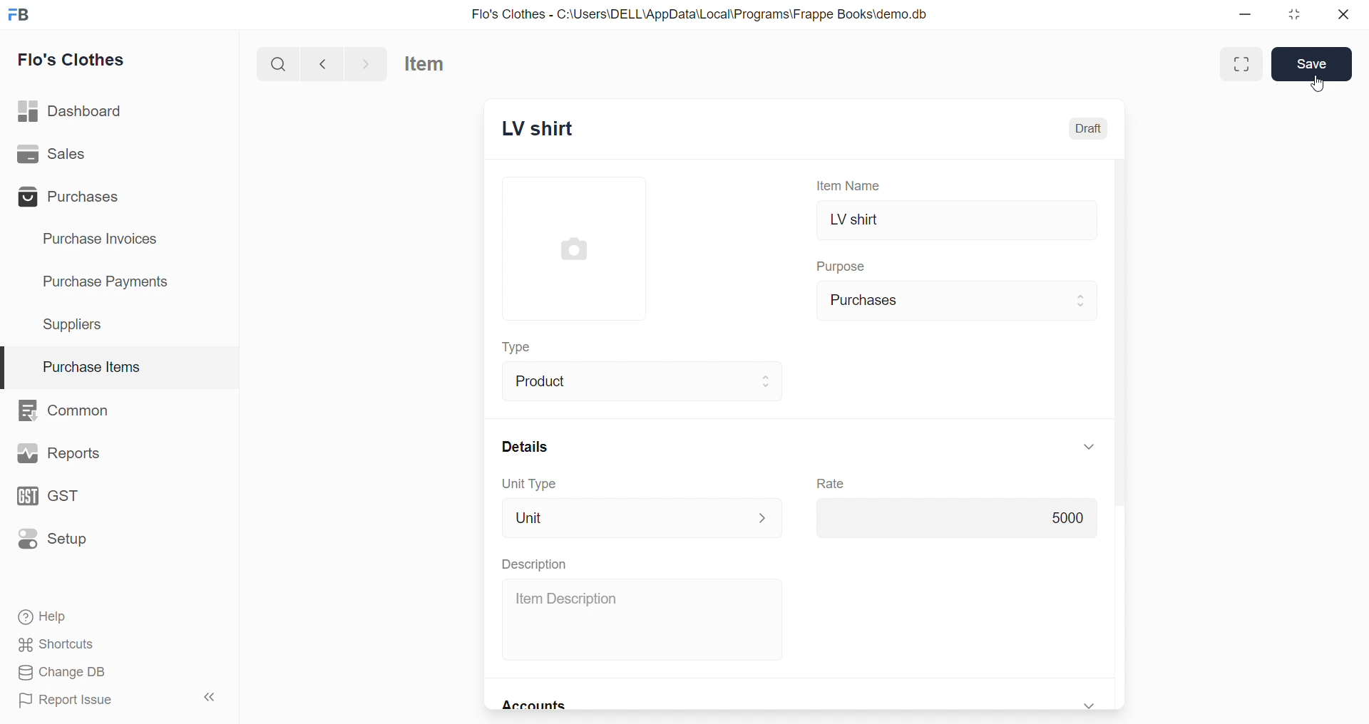 This screenshot has width=1369, height=724. Describe the element at coordinates (215, 698) in the screenshot. I see `collapse sidebar` at that location.